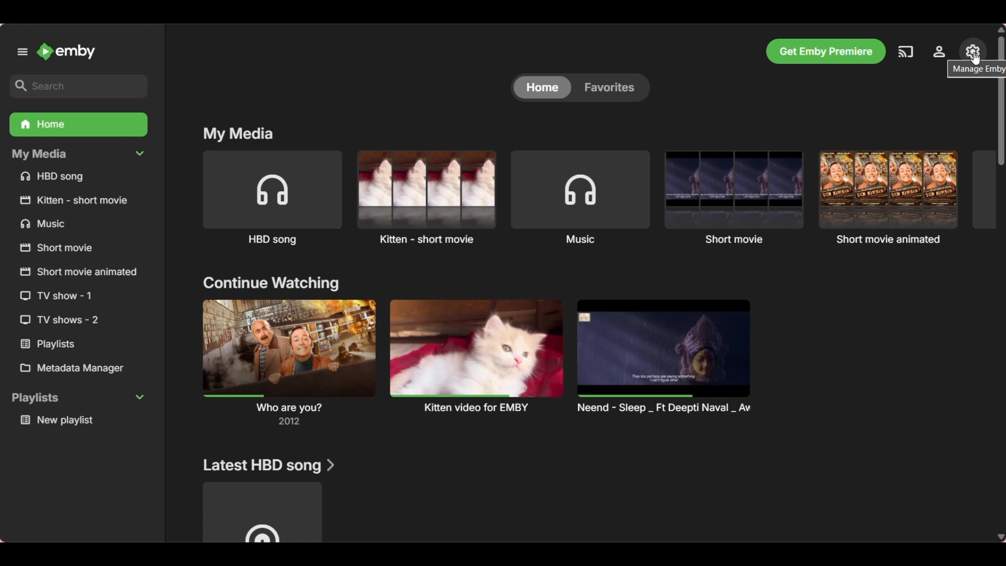 The image size is (1006, 566). What do you see at coordinates (905, 51) in the screenshot?
I see `Play on another device` at bounding box center [905, 51].